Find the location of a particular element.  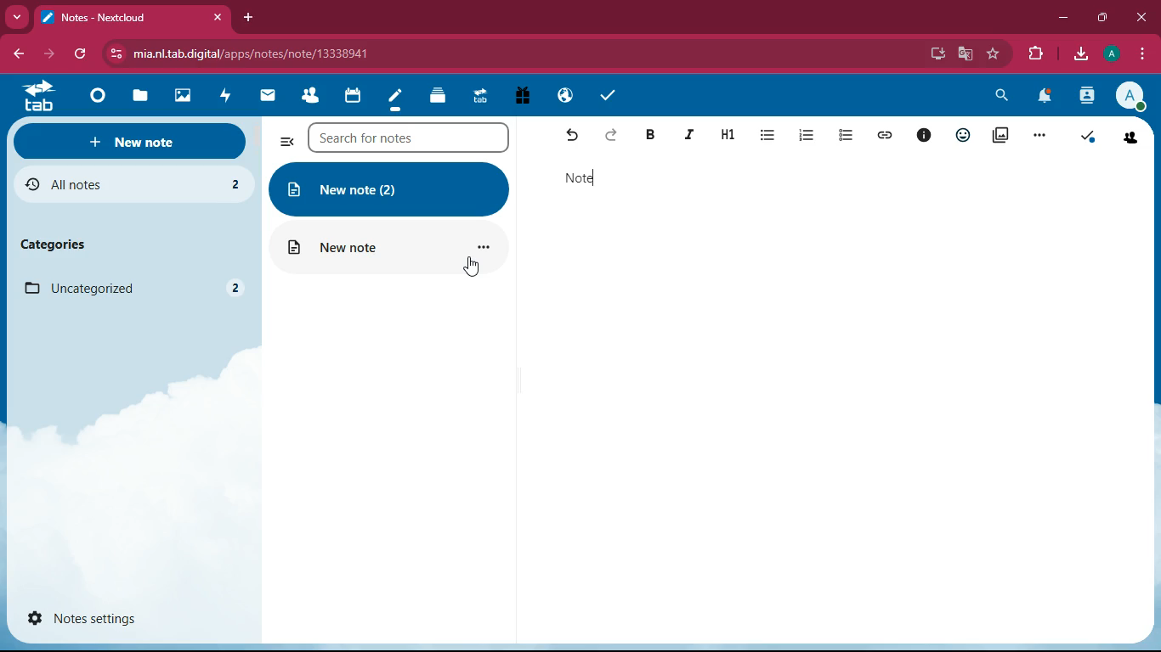

profile is located at coordinates (1130, 95).